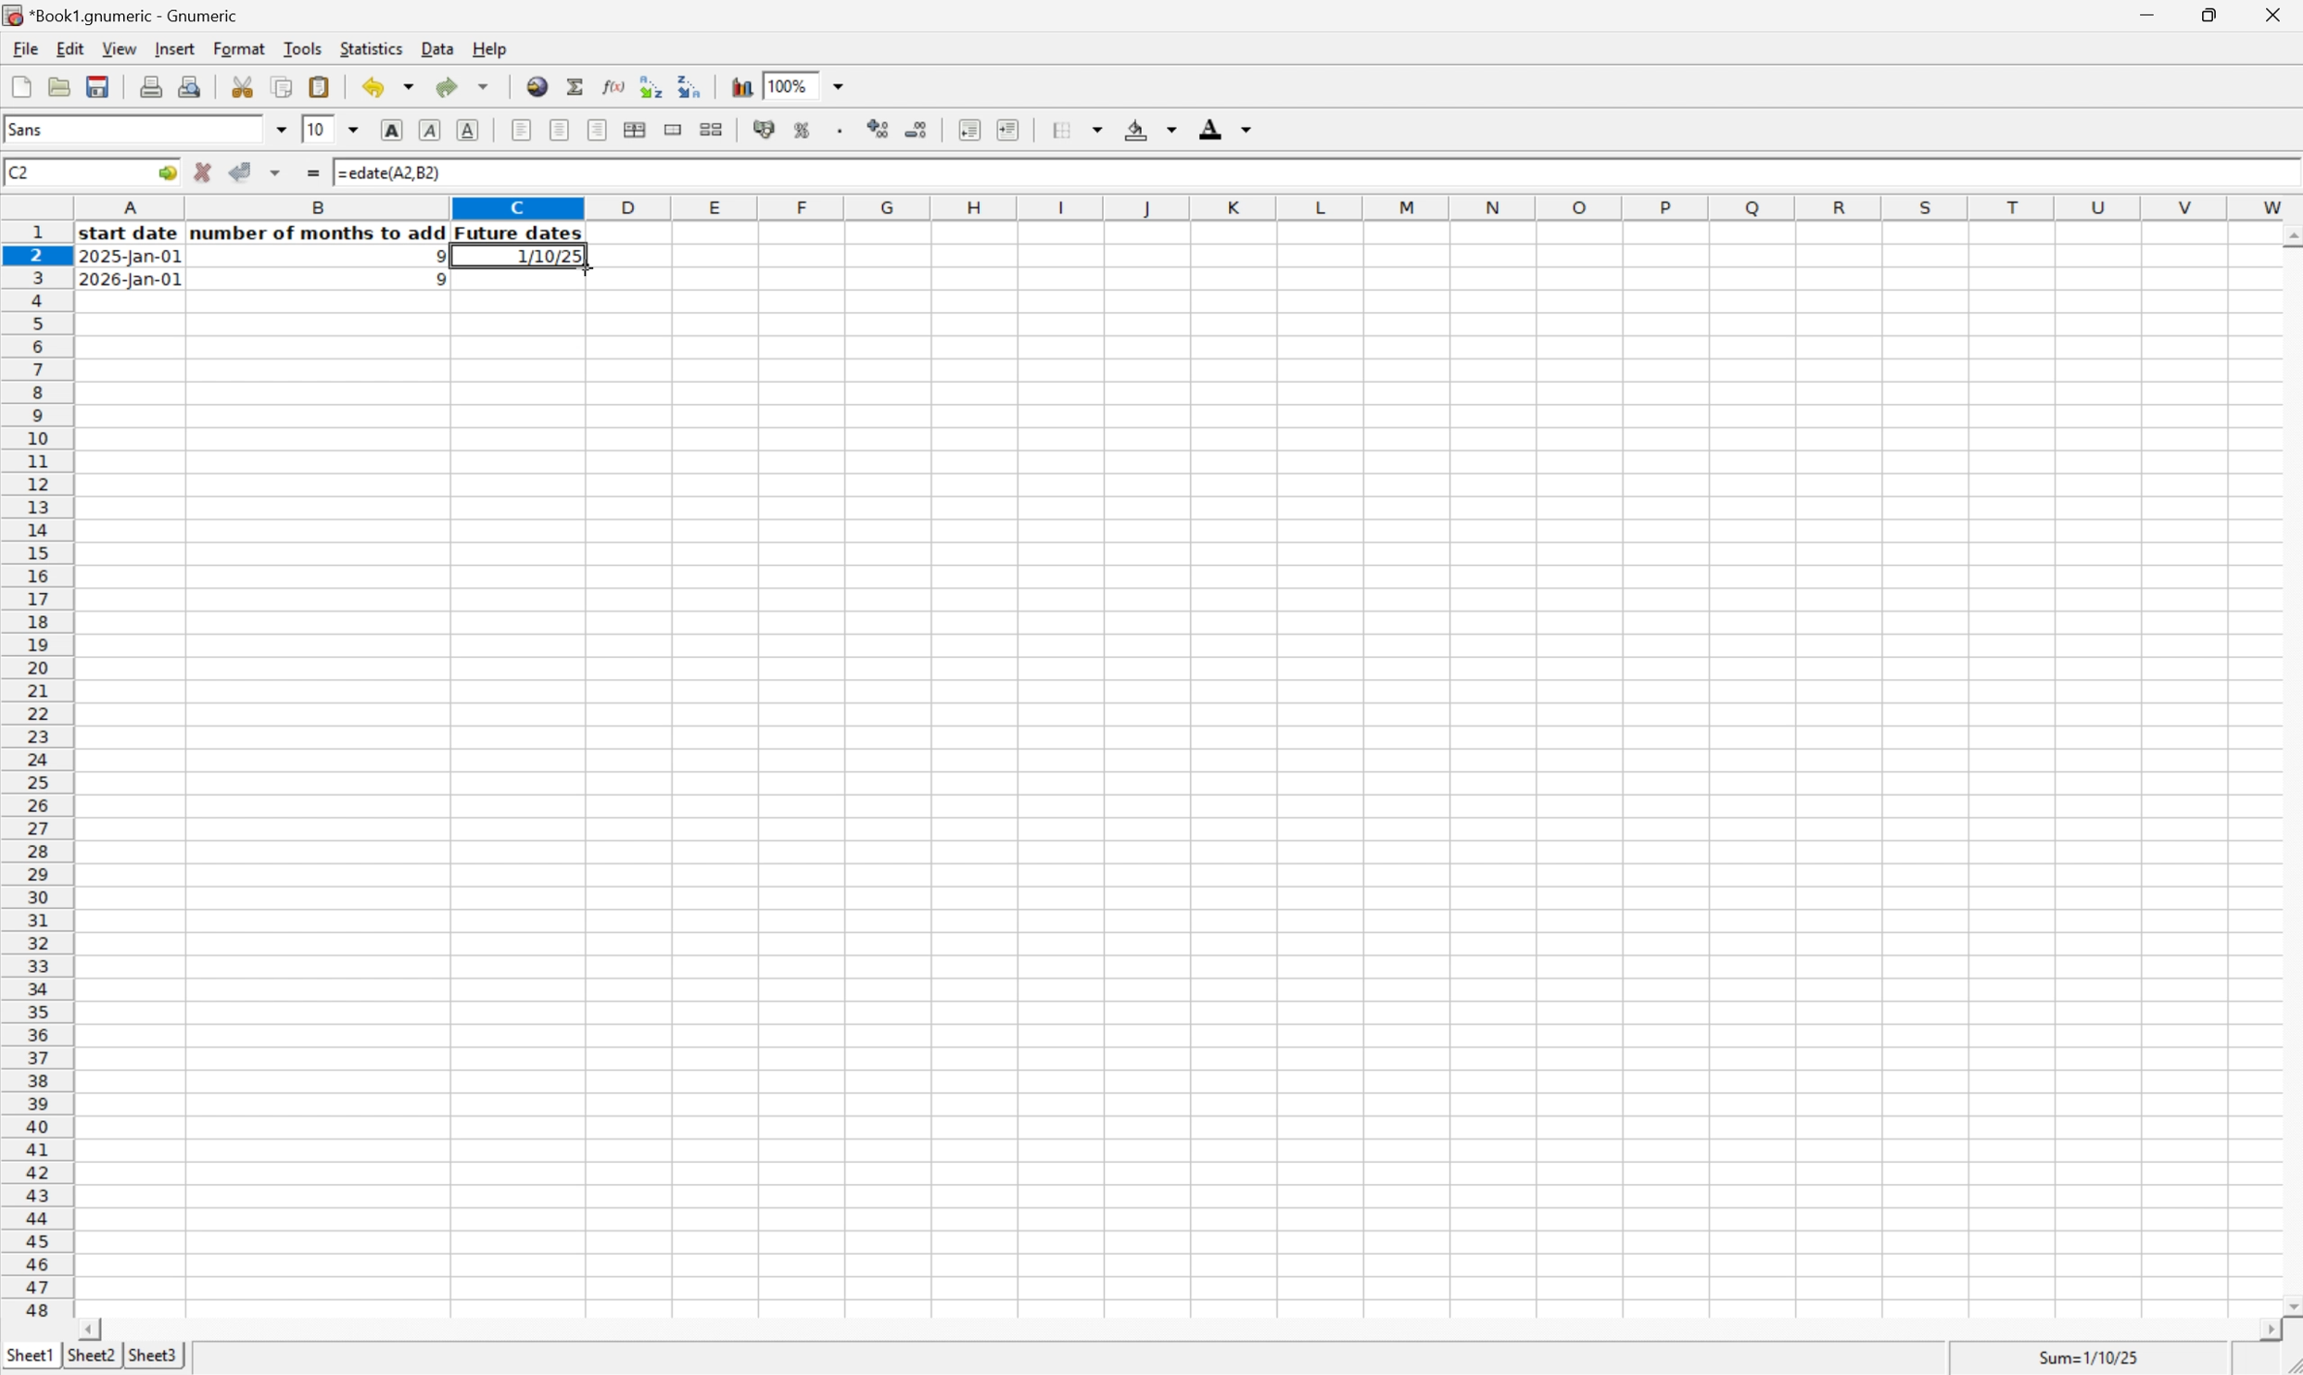 The height and width of the screenshot is (1375, 2303). What do you see at coordinates (520, 130) in the screenshot?
I see `Align Left` at bounding box center [520, 130].